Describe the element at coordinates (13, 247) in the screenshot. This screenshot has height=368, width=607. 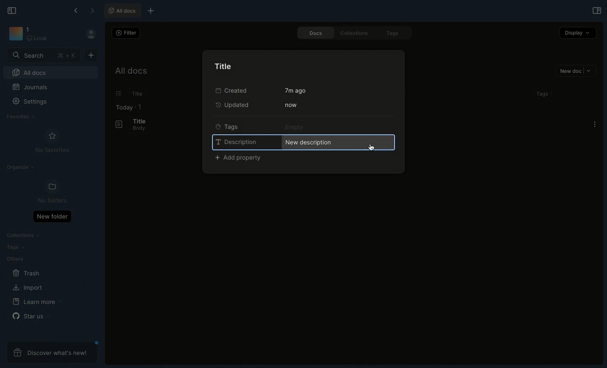
I see `Tags` at that location.